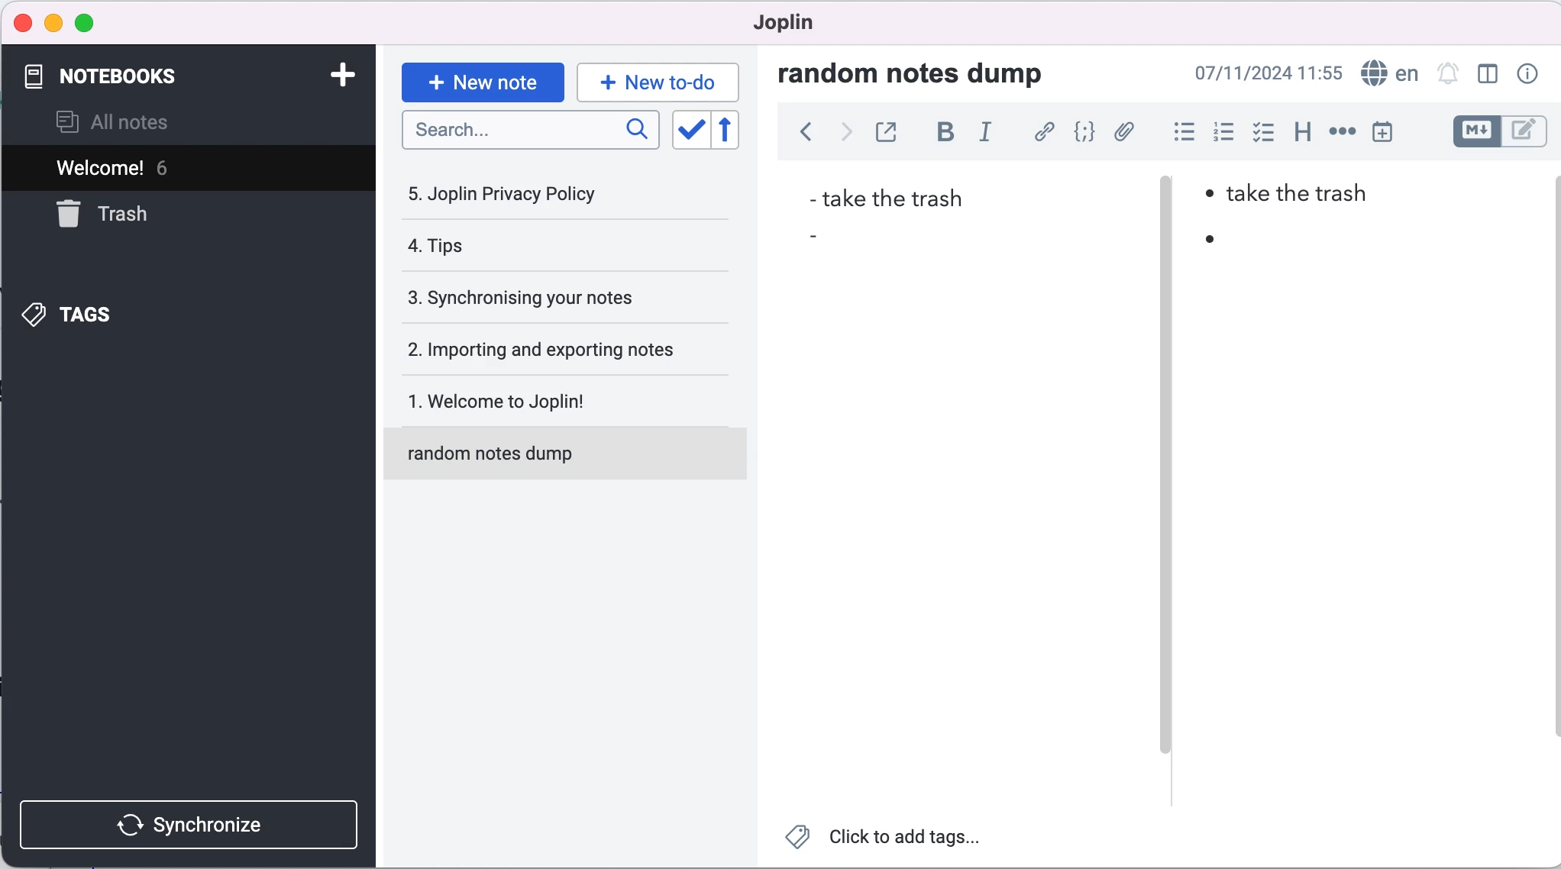 Image resolution: width=1561 pixels, height=869 pixels. Describe the element at coordinates (1342, 131) in the screenshot. I see `horizontal rule` at that location.